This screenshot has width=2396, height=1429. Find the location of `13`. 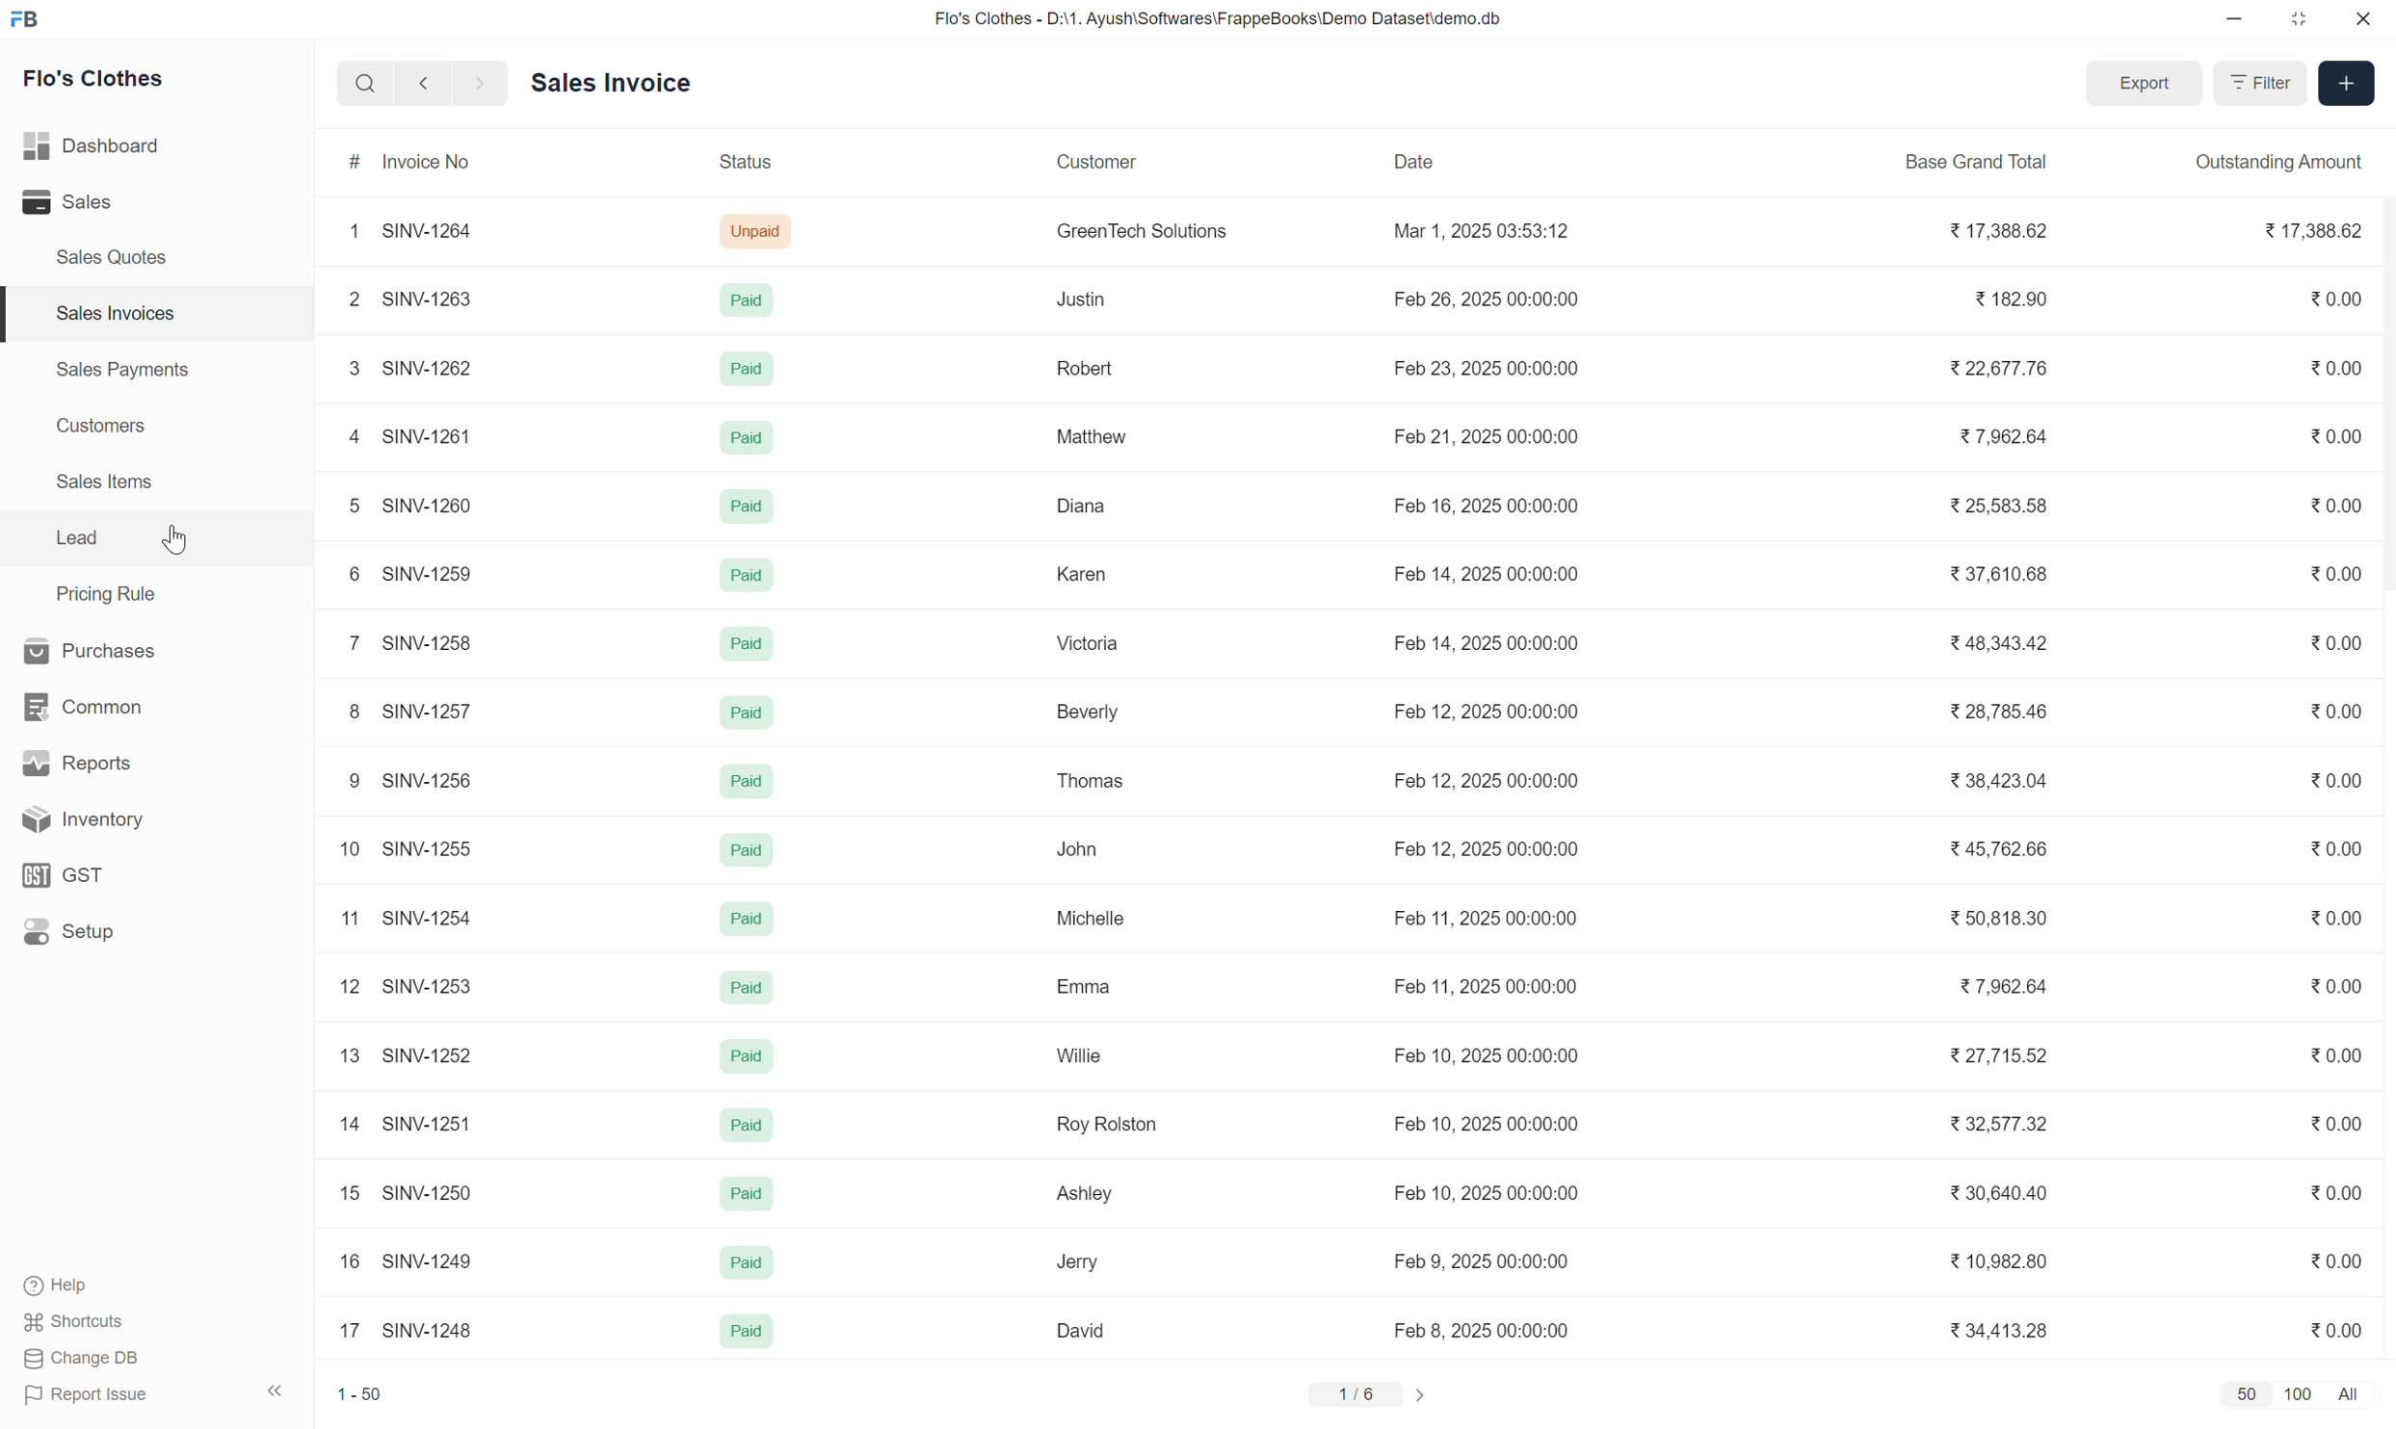

13 is located at coordinates (340, 1055).